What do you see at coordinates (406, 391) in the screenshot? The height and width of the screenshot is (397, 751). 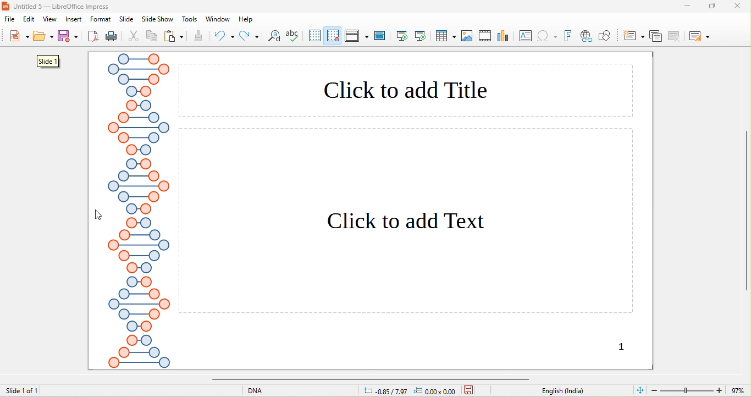 I see `cursor and object position` at bounding box center [406, 391].